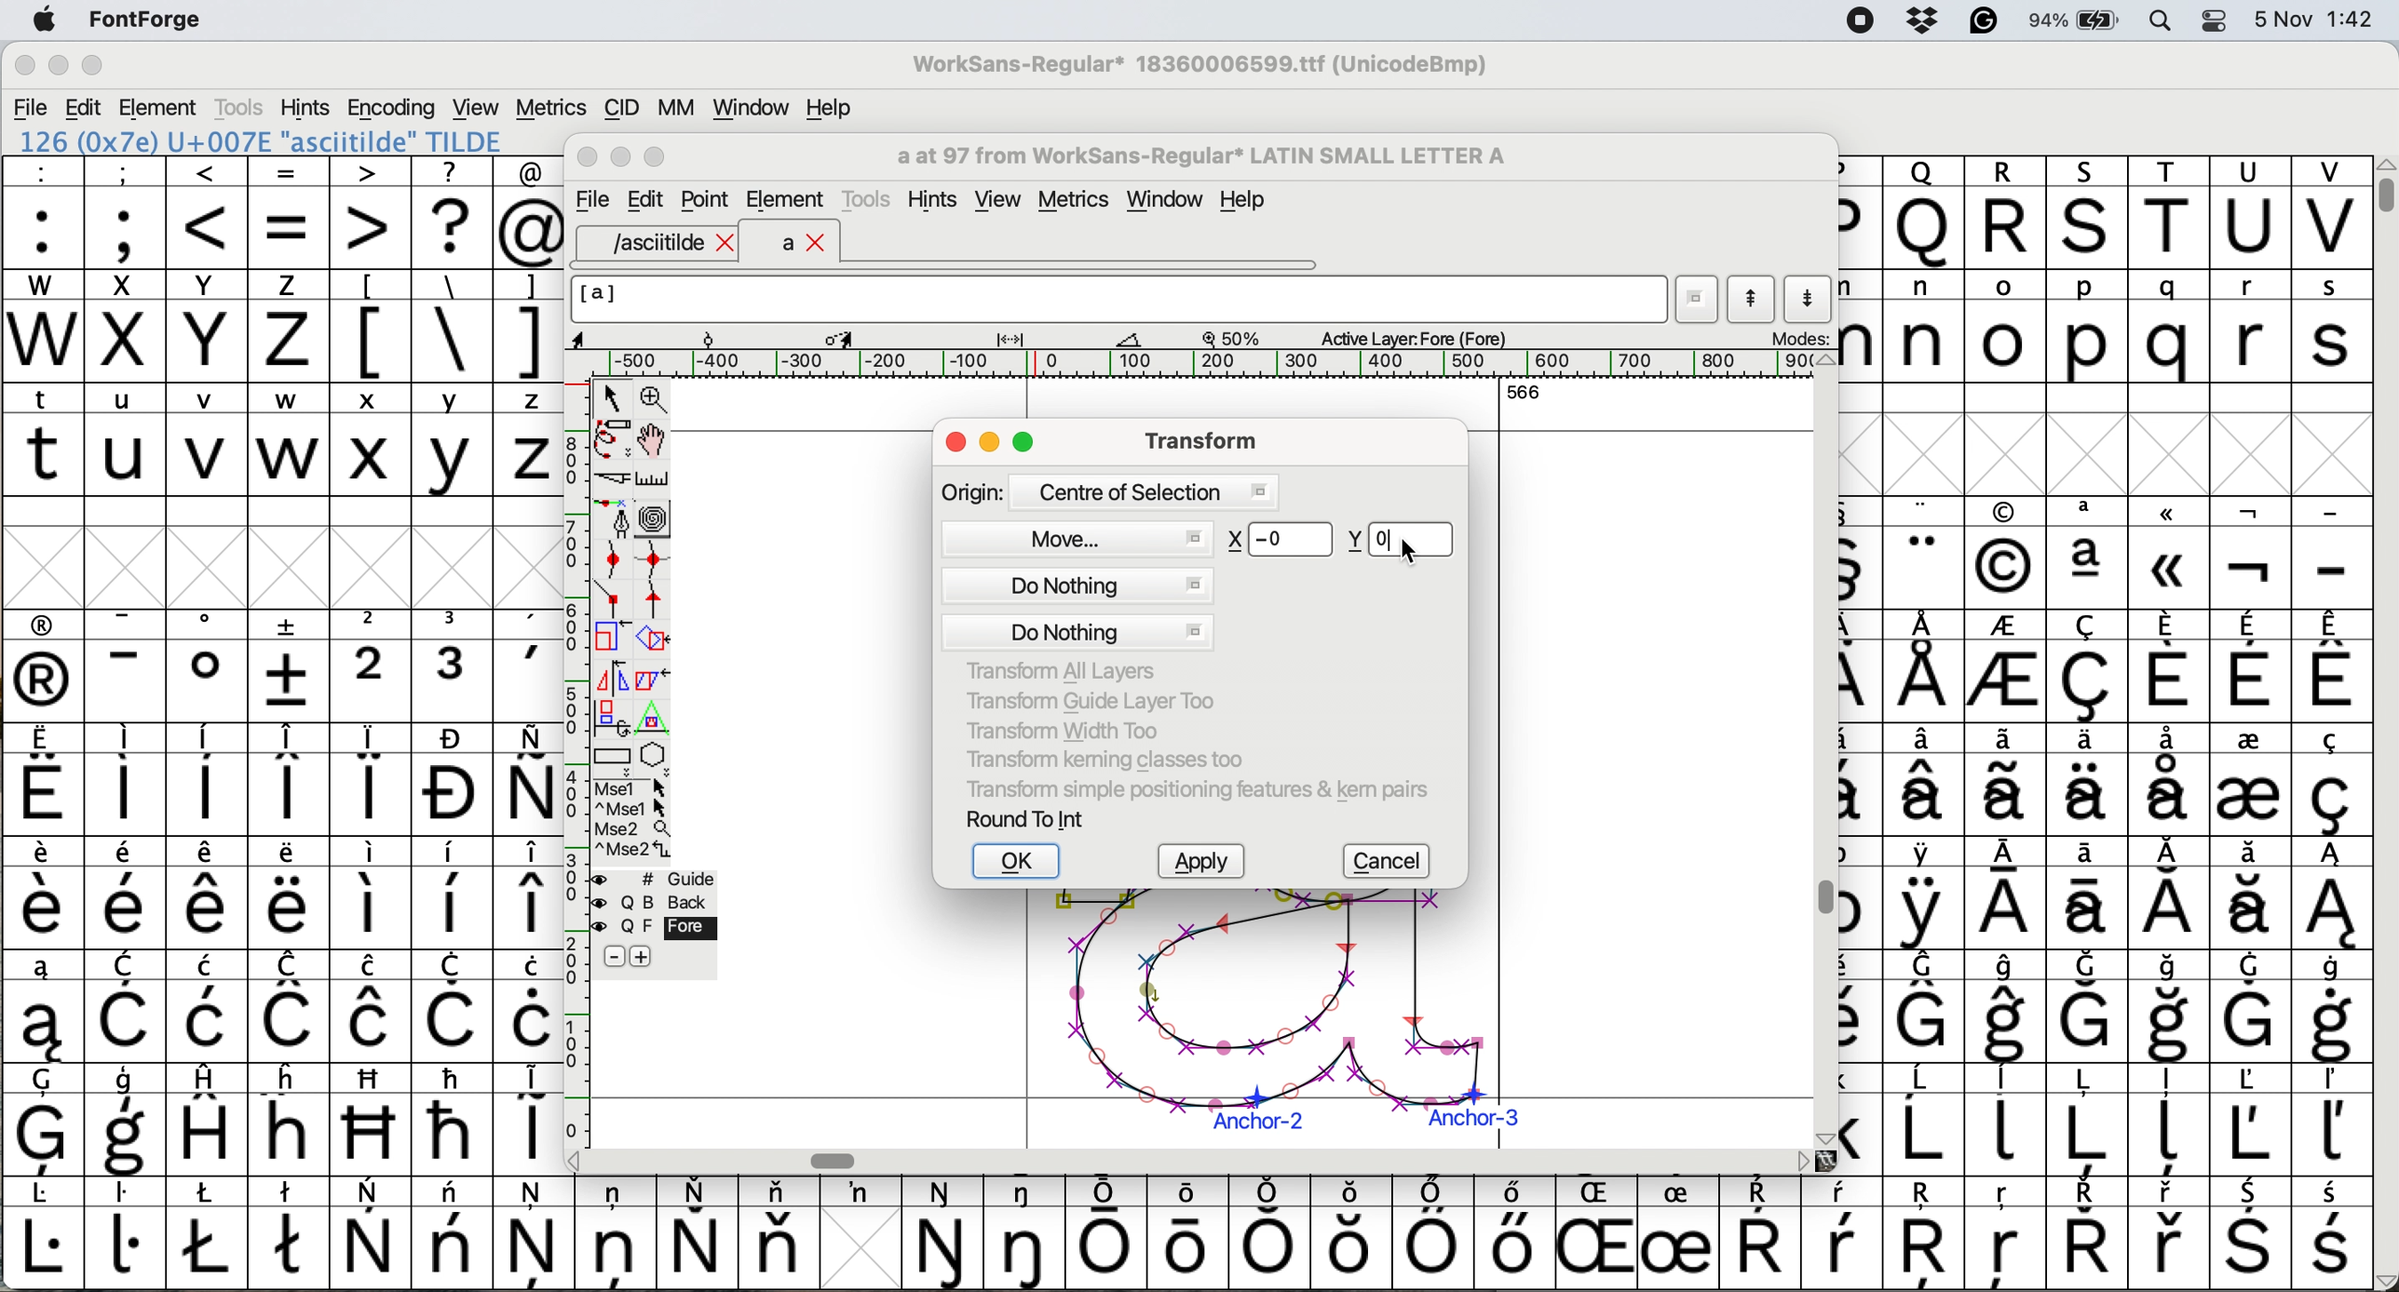 This screenshot has height=1292, width=2399. Describe the element at coordinates (655, 755) in the screenshot. I see `star or polygon` at that location.